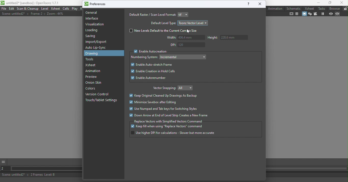 The height and width of the screenshot is (182, 348). Describe the element at coordinates (90, 59) in the screenshot. I see `Tools` at that location.